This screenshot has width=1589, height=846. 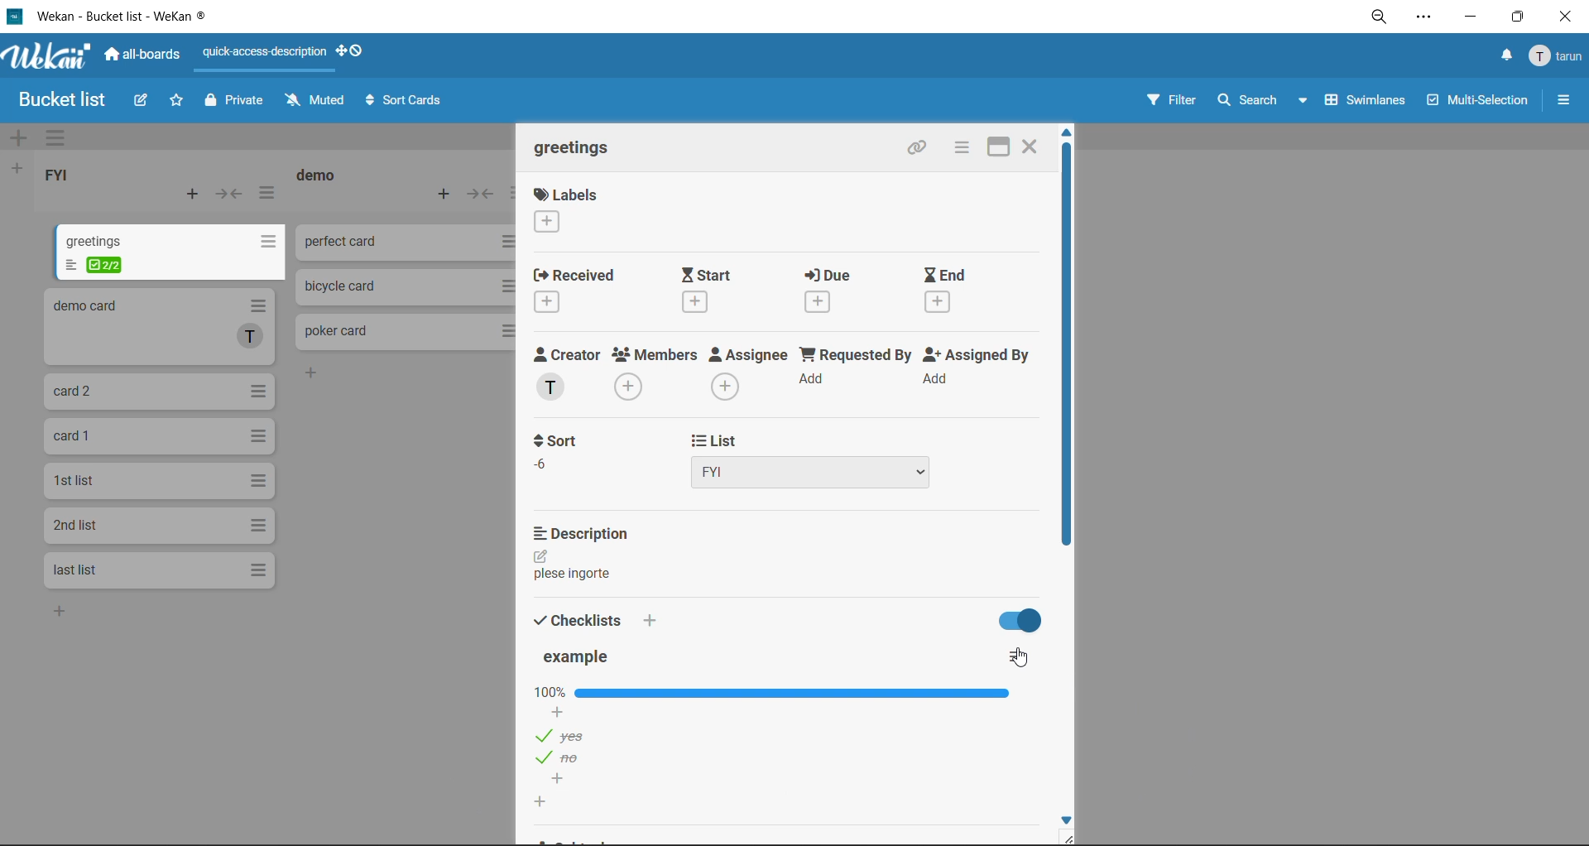 I want to click on requested by, so click(x=857, y=374).